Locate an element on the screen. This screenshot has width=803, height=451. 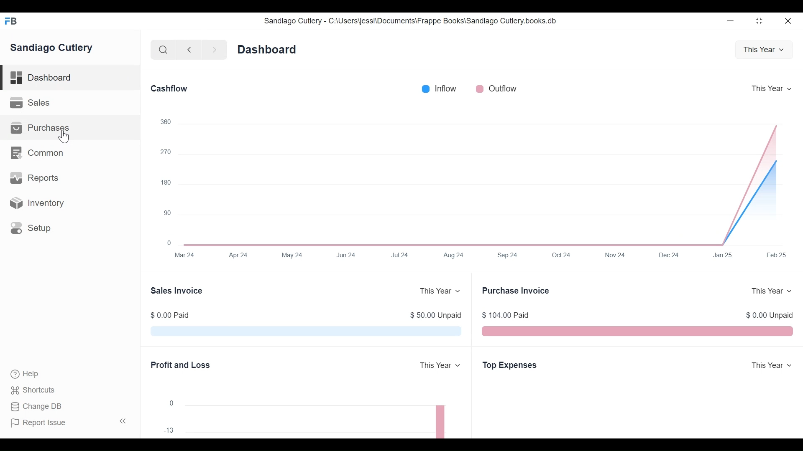
Sandiago Cutlery is located at coordinates (53, 48).